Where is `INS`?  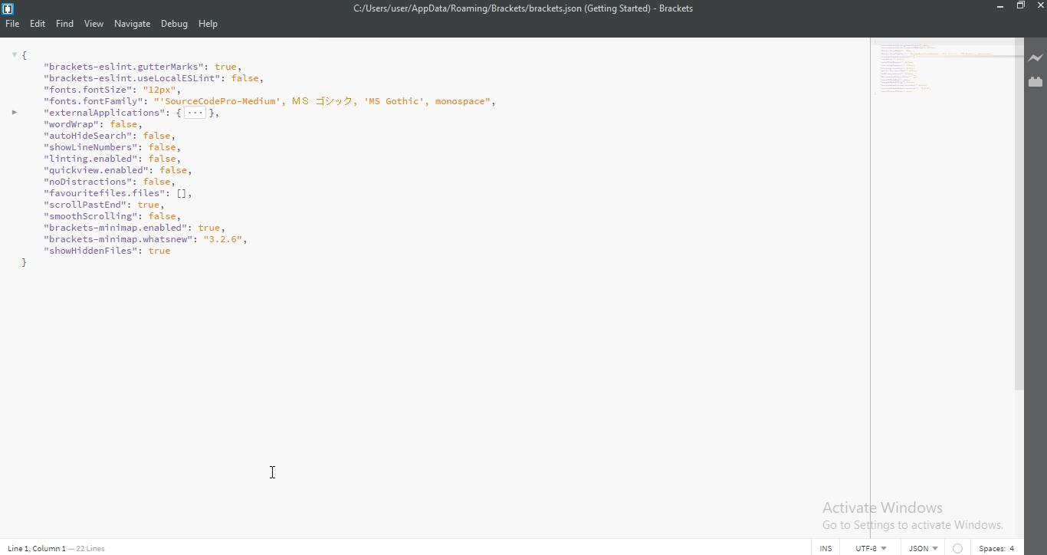
INS is located at coordinates (829, 548).